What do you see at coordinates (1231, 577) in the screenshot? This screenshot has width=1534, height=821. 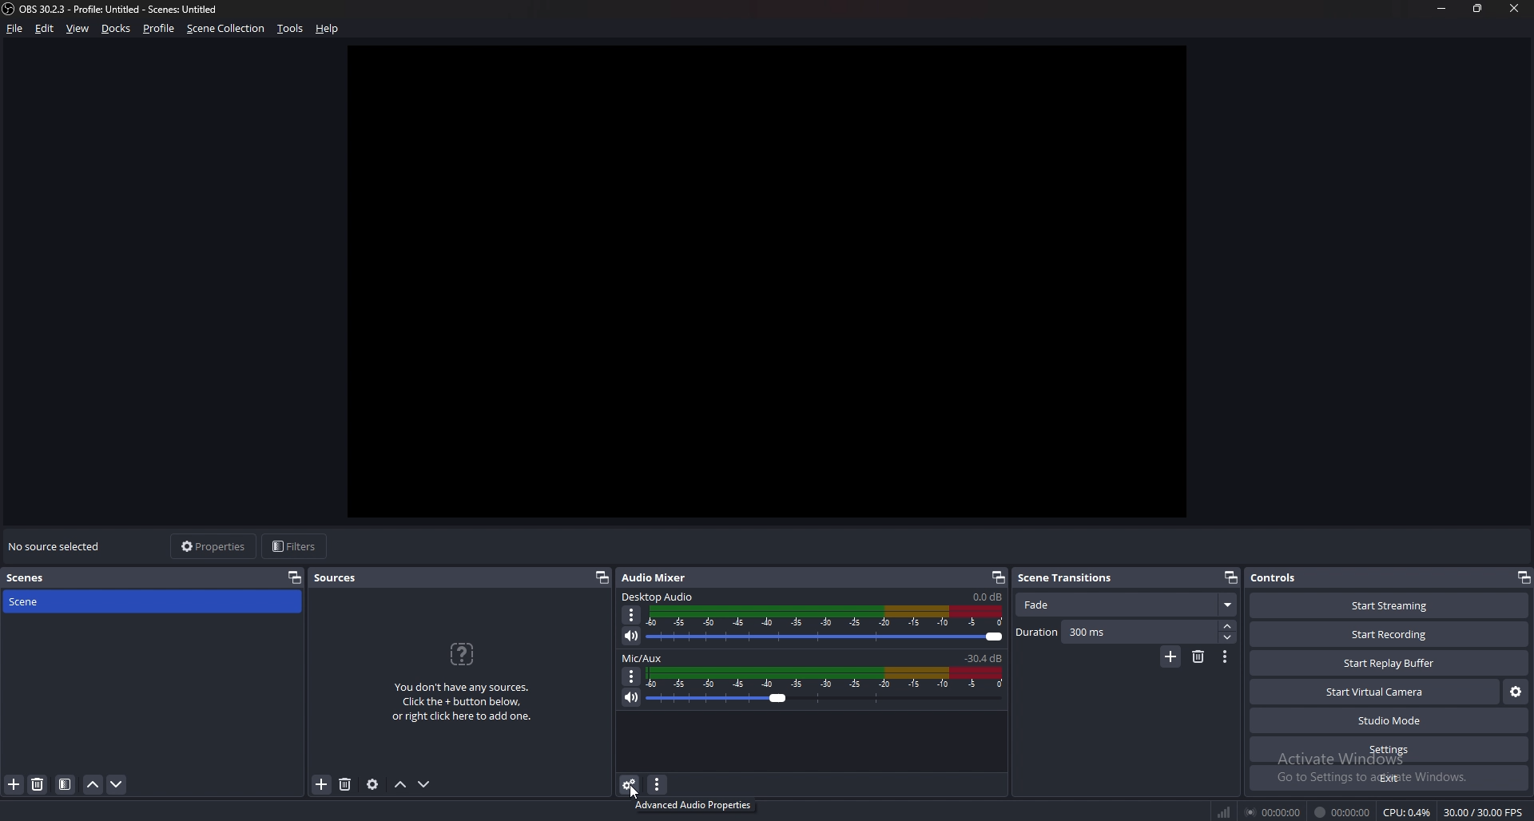 I see `pop out` at bounding box center [1231, 577].